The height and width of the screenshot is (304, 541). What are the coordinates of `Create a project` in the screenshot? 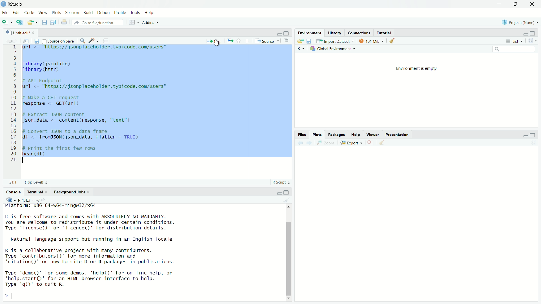 It's located at (19, 22).